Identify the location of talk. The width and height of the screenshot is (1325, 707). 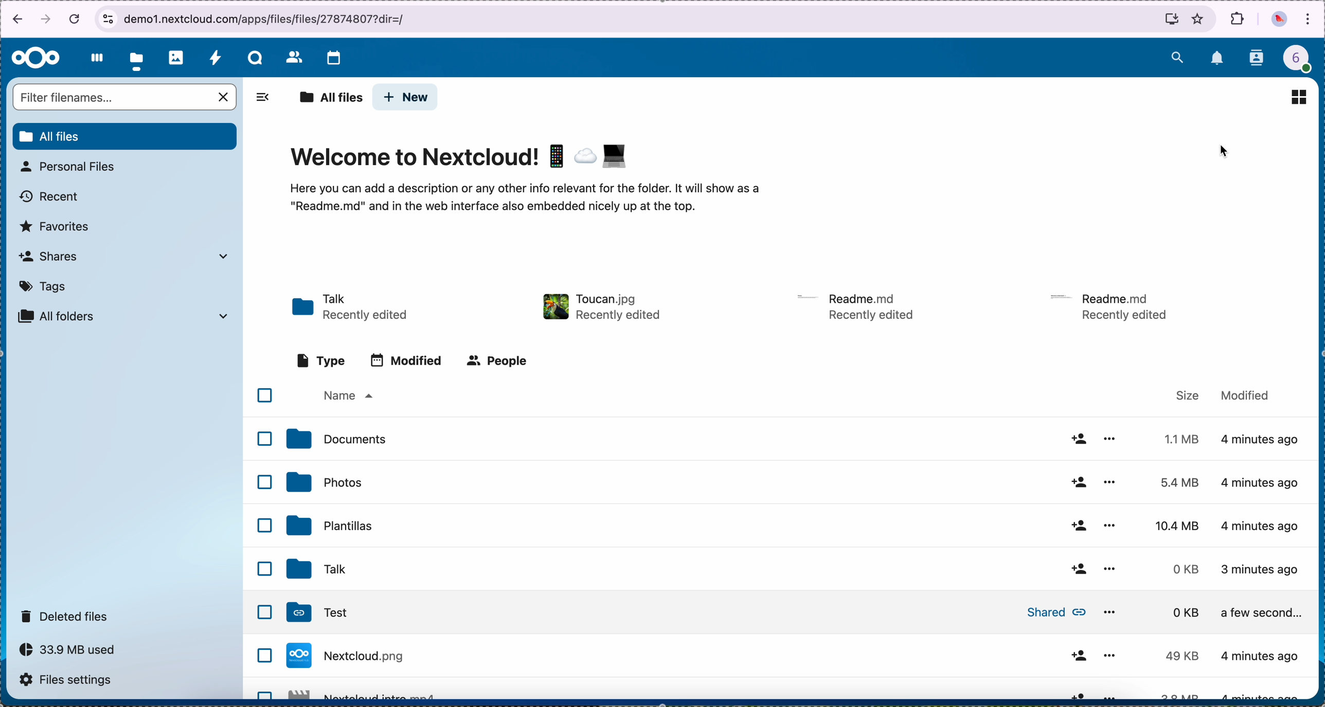
(314, 570).